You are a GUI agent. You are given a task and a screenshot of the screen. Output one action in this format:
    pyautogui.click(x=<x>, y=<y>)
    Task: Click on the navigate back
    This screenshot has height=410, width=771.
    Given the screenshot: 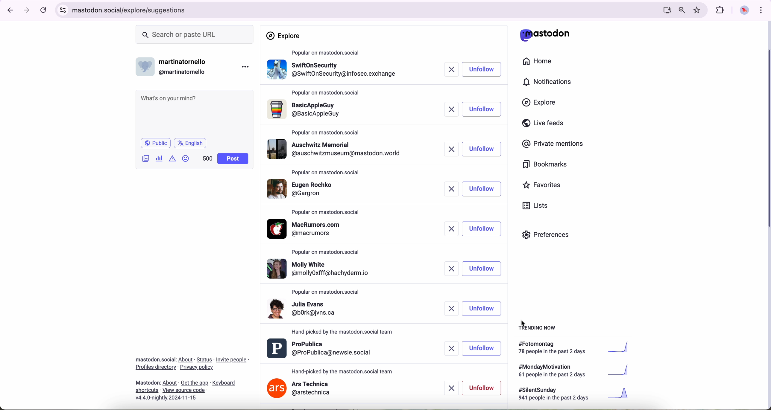 What is the action you would take?
    pyautogui.click(x=8, y=10)
    